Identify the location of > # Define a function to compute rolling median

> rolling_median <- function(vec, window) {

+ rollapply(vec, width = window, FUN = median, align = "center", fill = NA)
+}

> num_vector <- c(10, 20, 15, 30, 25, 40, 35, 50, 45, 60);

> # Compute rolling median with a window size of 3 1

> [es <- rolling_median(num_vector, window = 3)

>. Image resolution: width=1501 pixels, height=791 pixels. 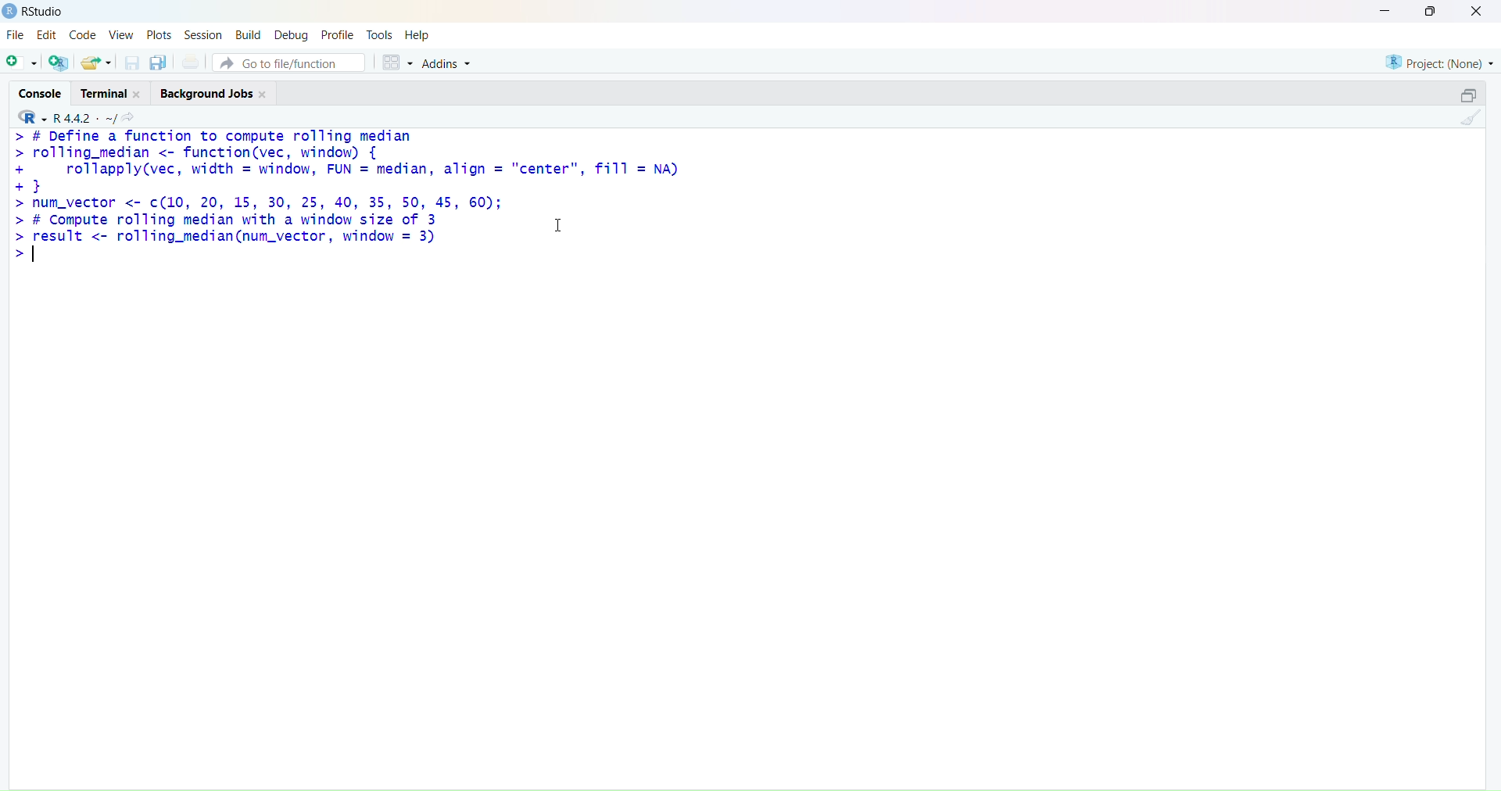
(347, 198).